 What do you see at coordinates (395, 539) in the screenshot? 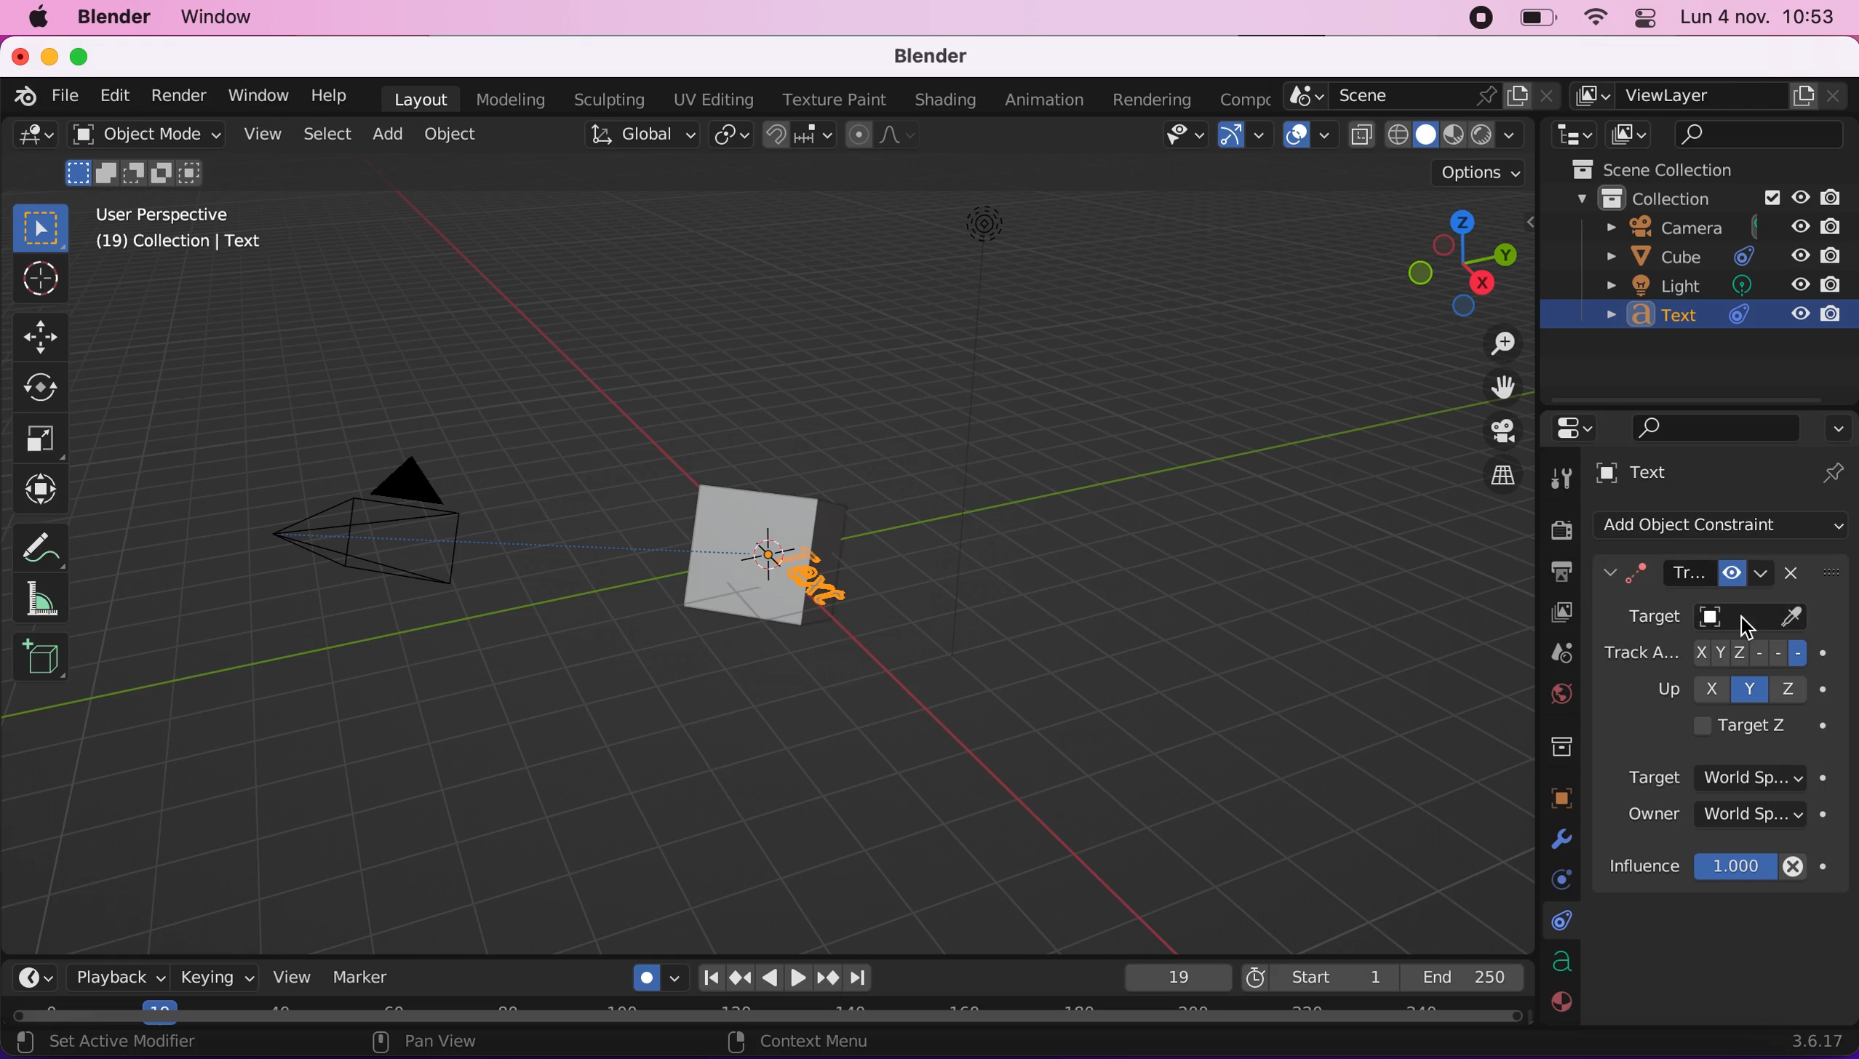
I see `camera` at bounding box center [395, 539].